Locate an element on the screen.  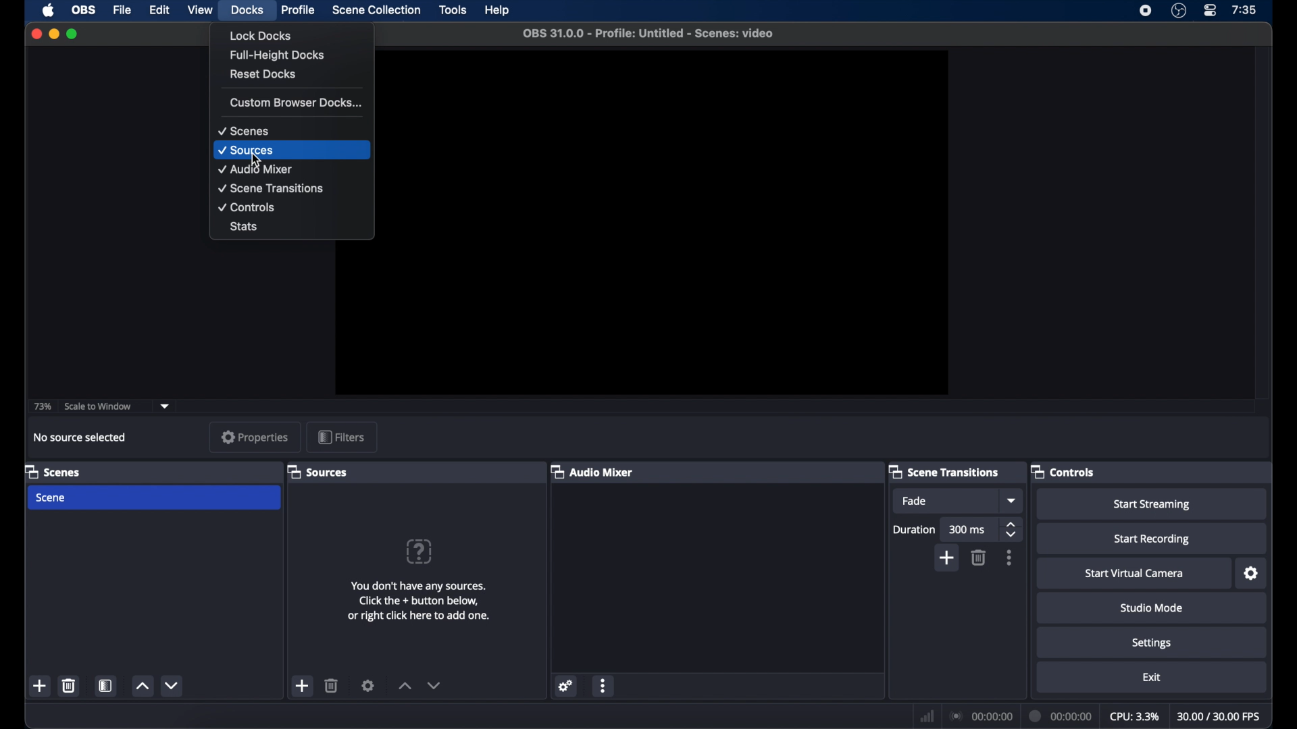
full-height docks is located at coordinates (278, 55).